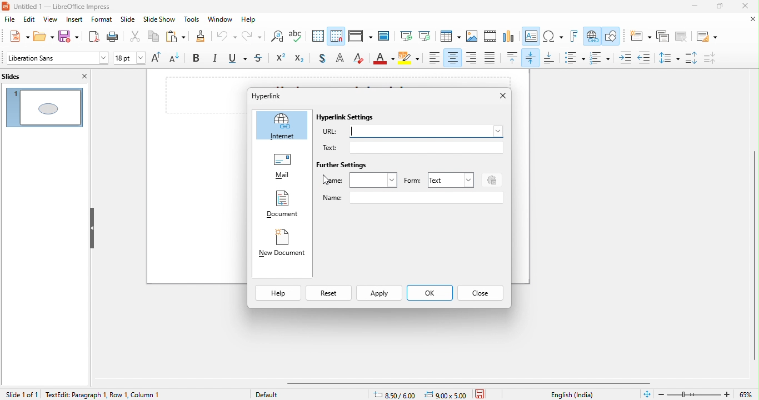  Describe the element at coordinates (239, 59) in the screenshot. I see `underline` at that location.